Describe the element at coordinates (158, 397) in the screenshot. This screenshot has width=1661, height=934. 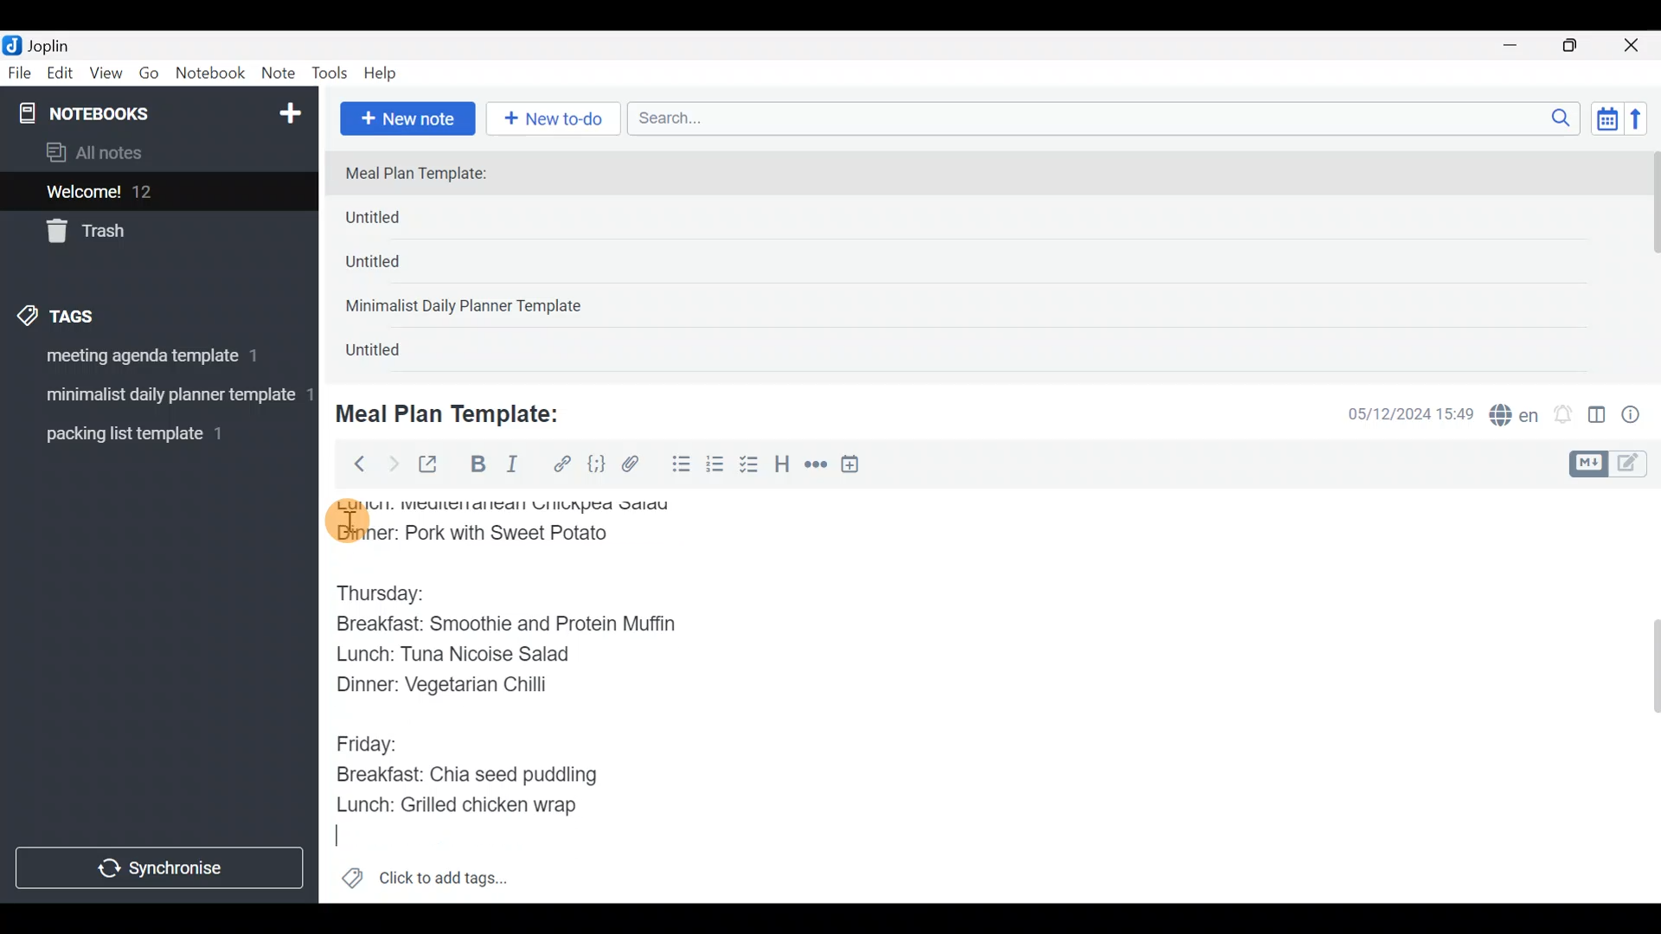
I see `Tag 2` at that location.